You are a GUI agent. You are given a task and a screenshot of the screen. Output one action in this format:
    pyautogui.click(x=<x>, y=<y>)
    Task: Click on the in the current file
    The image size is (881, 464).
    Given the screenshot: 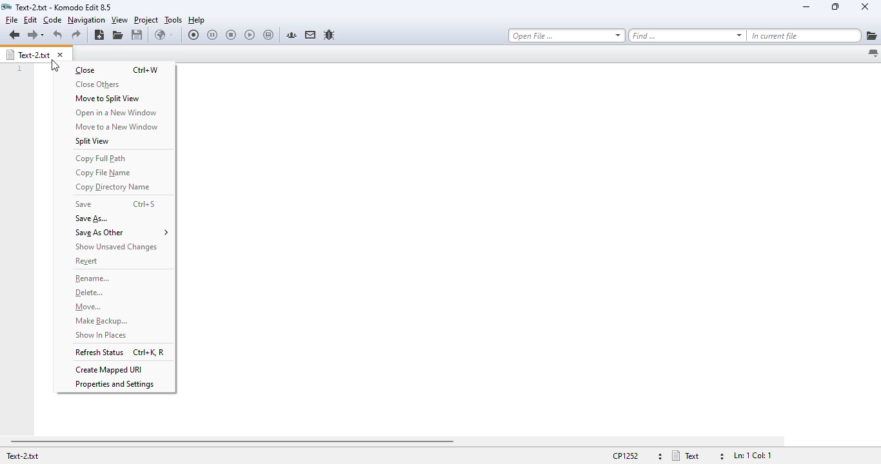 What is the action you would take?
    pyautogui.click(x=805, y=35)
    